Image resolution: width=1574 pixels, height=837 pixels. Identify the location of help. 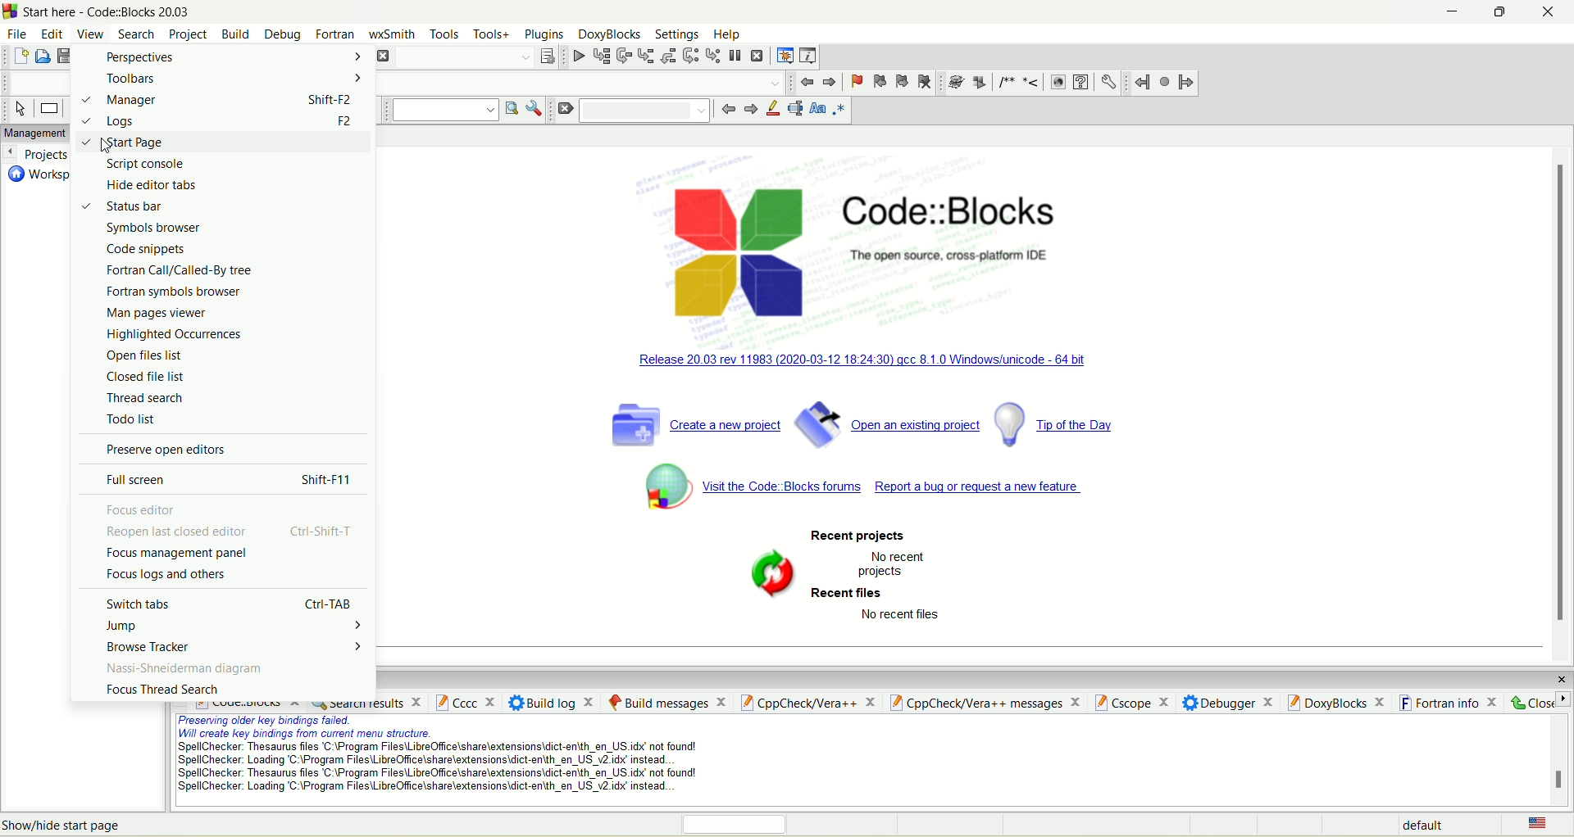
(726, 35).